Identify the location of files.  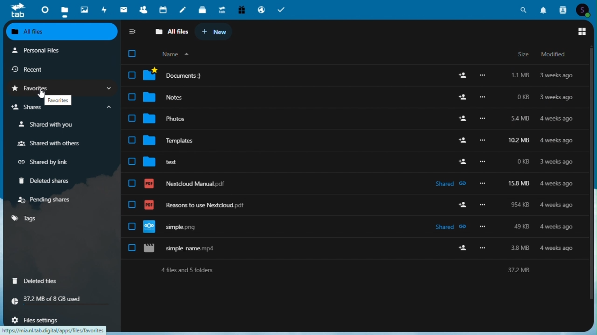
(65, 9).